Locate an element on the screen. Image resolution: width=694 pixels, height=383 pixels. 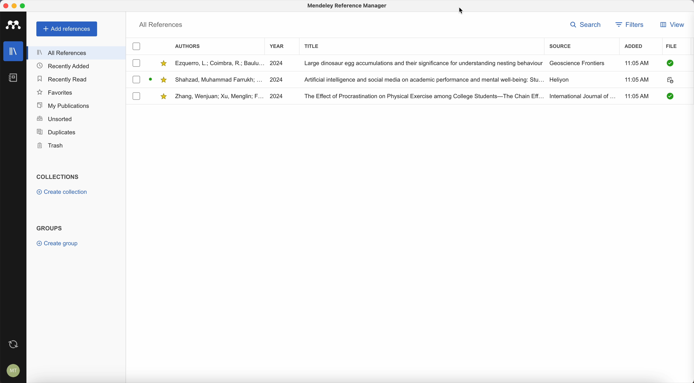
authors is located at coordinates (189, 47).